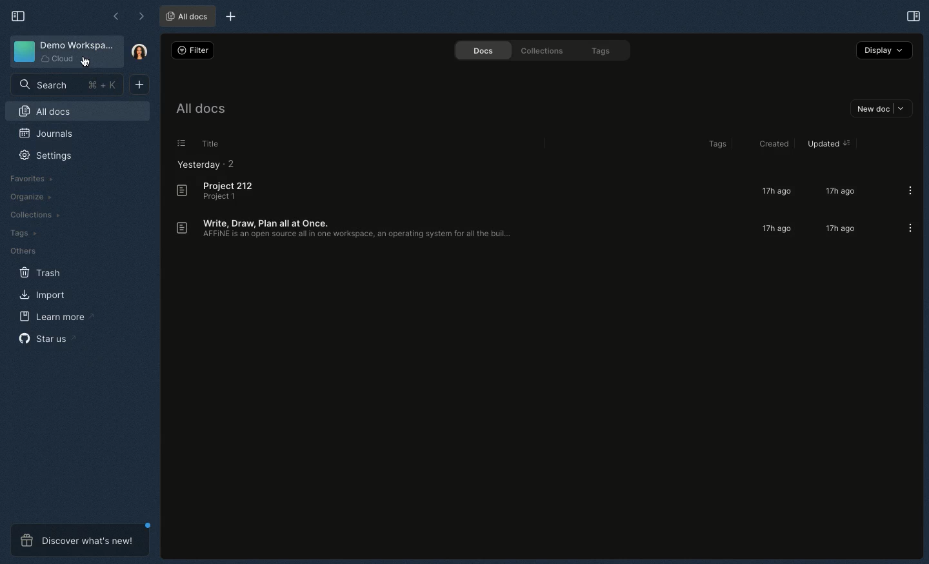 This screenshot has width=929, height=564. I want to click on All docs, so click(186, 16).